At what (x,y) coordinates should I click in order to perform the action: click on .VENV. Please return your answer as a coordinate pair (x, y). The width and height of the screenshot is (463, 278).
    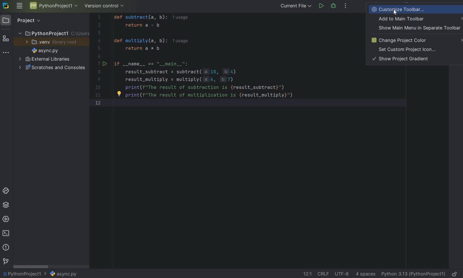
    Looking at the image, I should click on (51, 42).